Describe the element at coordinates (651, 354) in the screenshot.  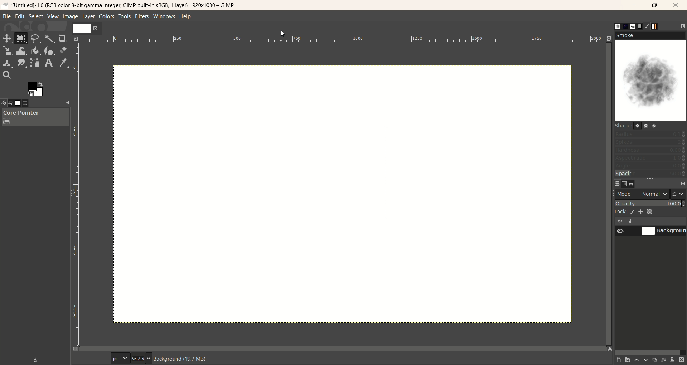
I see `horizontal scroll bar` at that location.